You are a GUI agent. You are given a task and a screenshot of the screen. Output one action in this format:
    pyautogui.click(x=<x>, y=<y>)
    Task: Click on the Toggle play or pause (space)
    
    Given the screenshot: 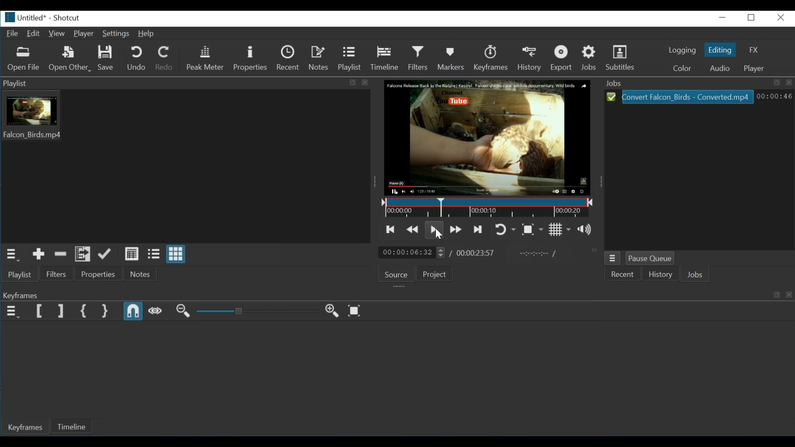 What is the action you would take?
    pyautogui.click(x=433, y=228)
    